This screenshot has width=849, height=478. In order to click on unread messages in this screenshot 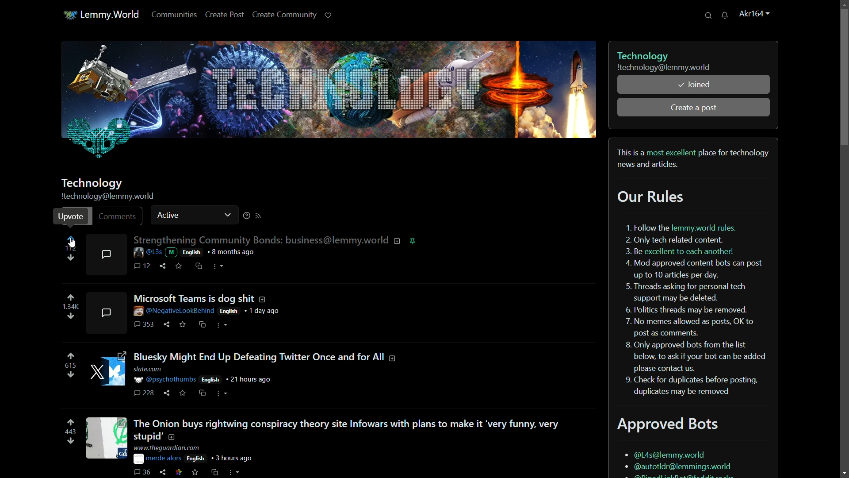, I will do `click(725, 16)`.